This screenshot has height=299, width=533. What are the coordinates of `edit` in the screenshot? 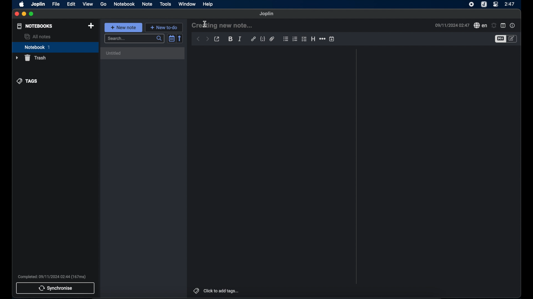 It's located at (71, 4).